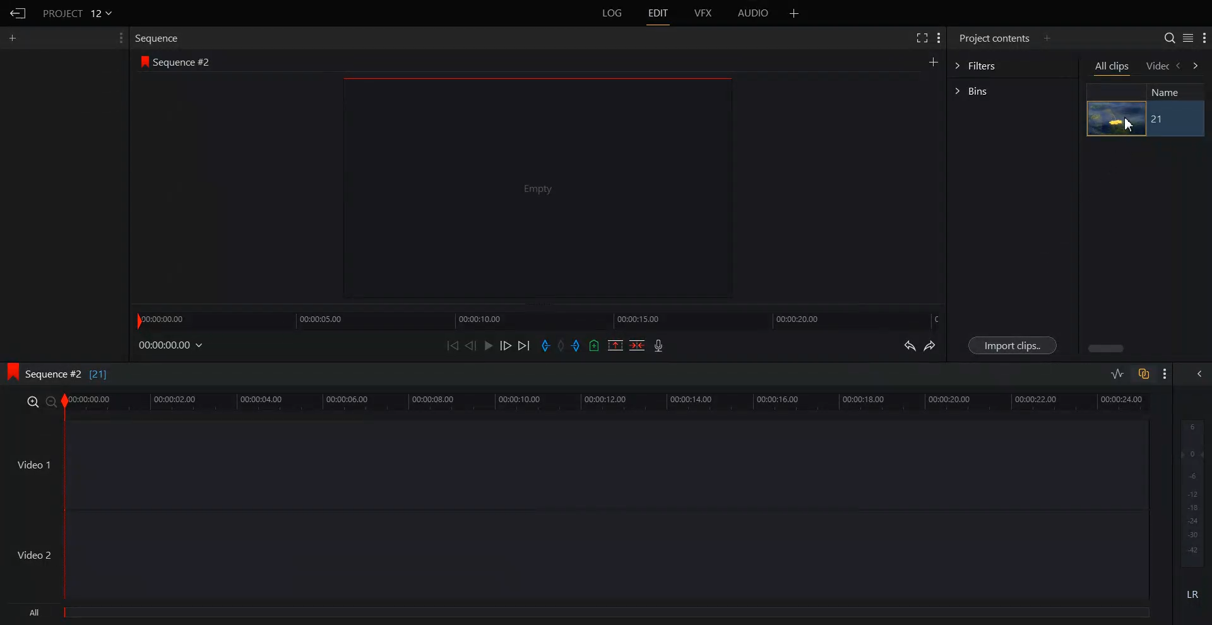  I want to click on Add an cue to current position, so click(595, 345).